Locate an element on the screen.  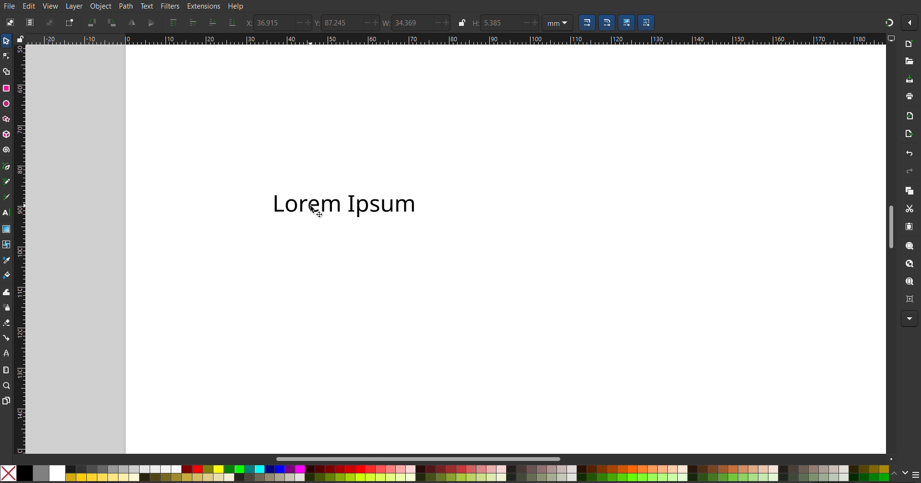
Shape Builder Tool is located at coordinates (6, 72).